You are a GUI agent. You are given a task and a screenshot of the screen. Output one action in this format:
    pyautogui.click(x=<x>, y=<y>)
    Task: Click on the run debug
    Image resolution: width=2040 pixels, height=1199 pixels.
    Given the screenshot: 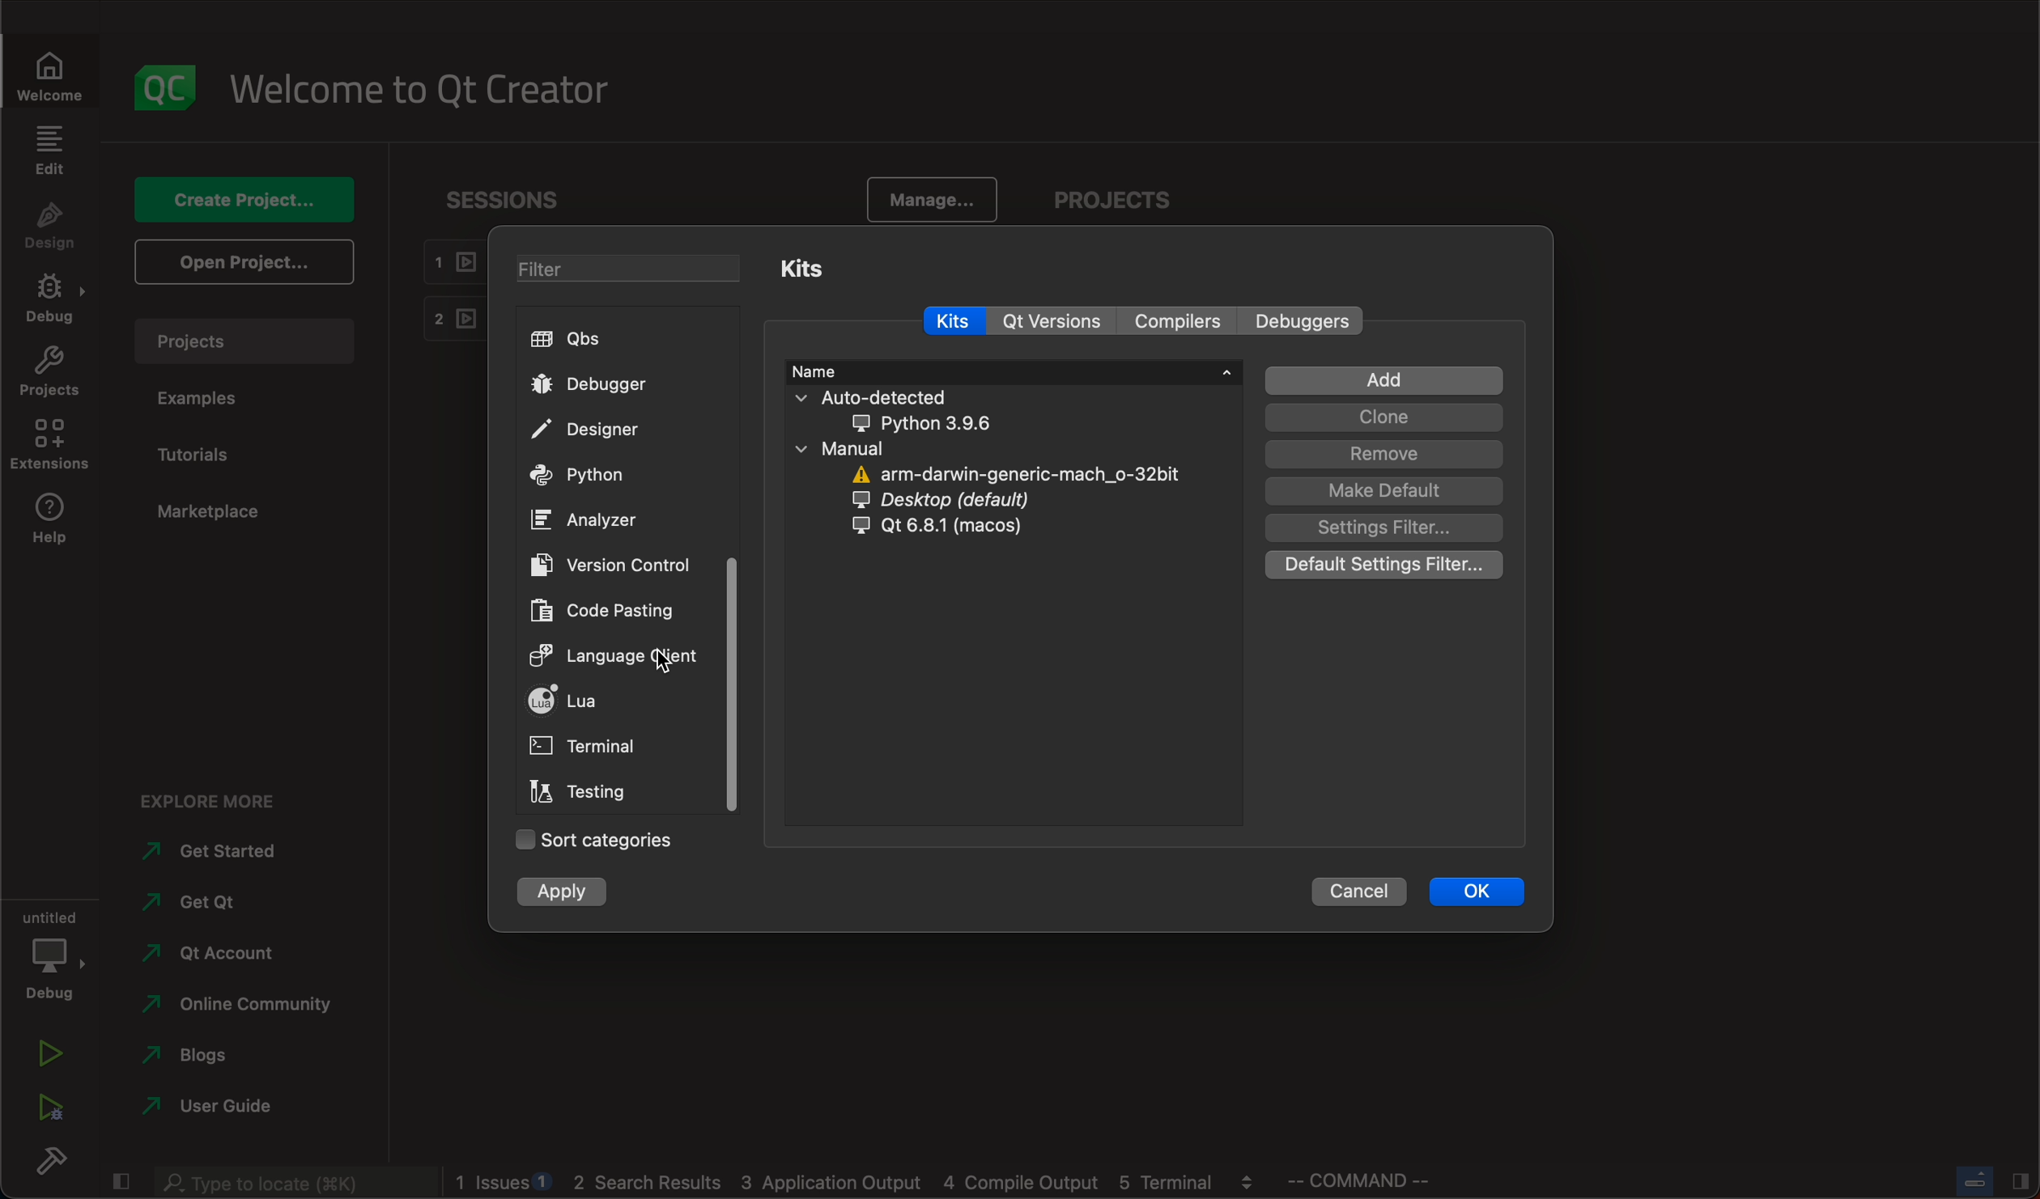 What is the action you would take?
    pyautogui.click(x=46, y=1112)
    